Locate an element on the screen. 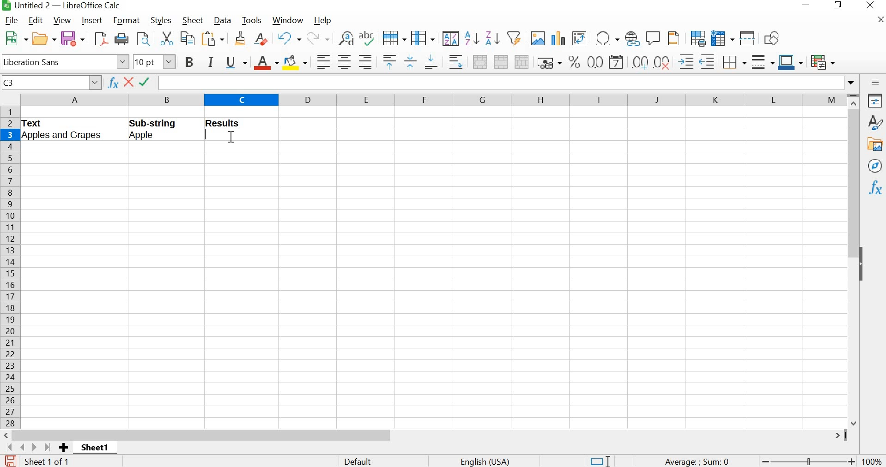  remove decimal place is located at coordinates (640, 62).